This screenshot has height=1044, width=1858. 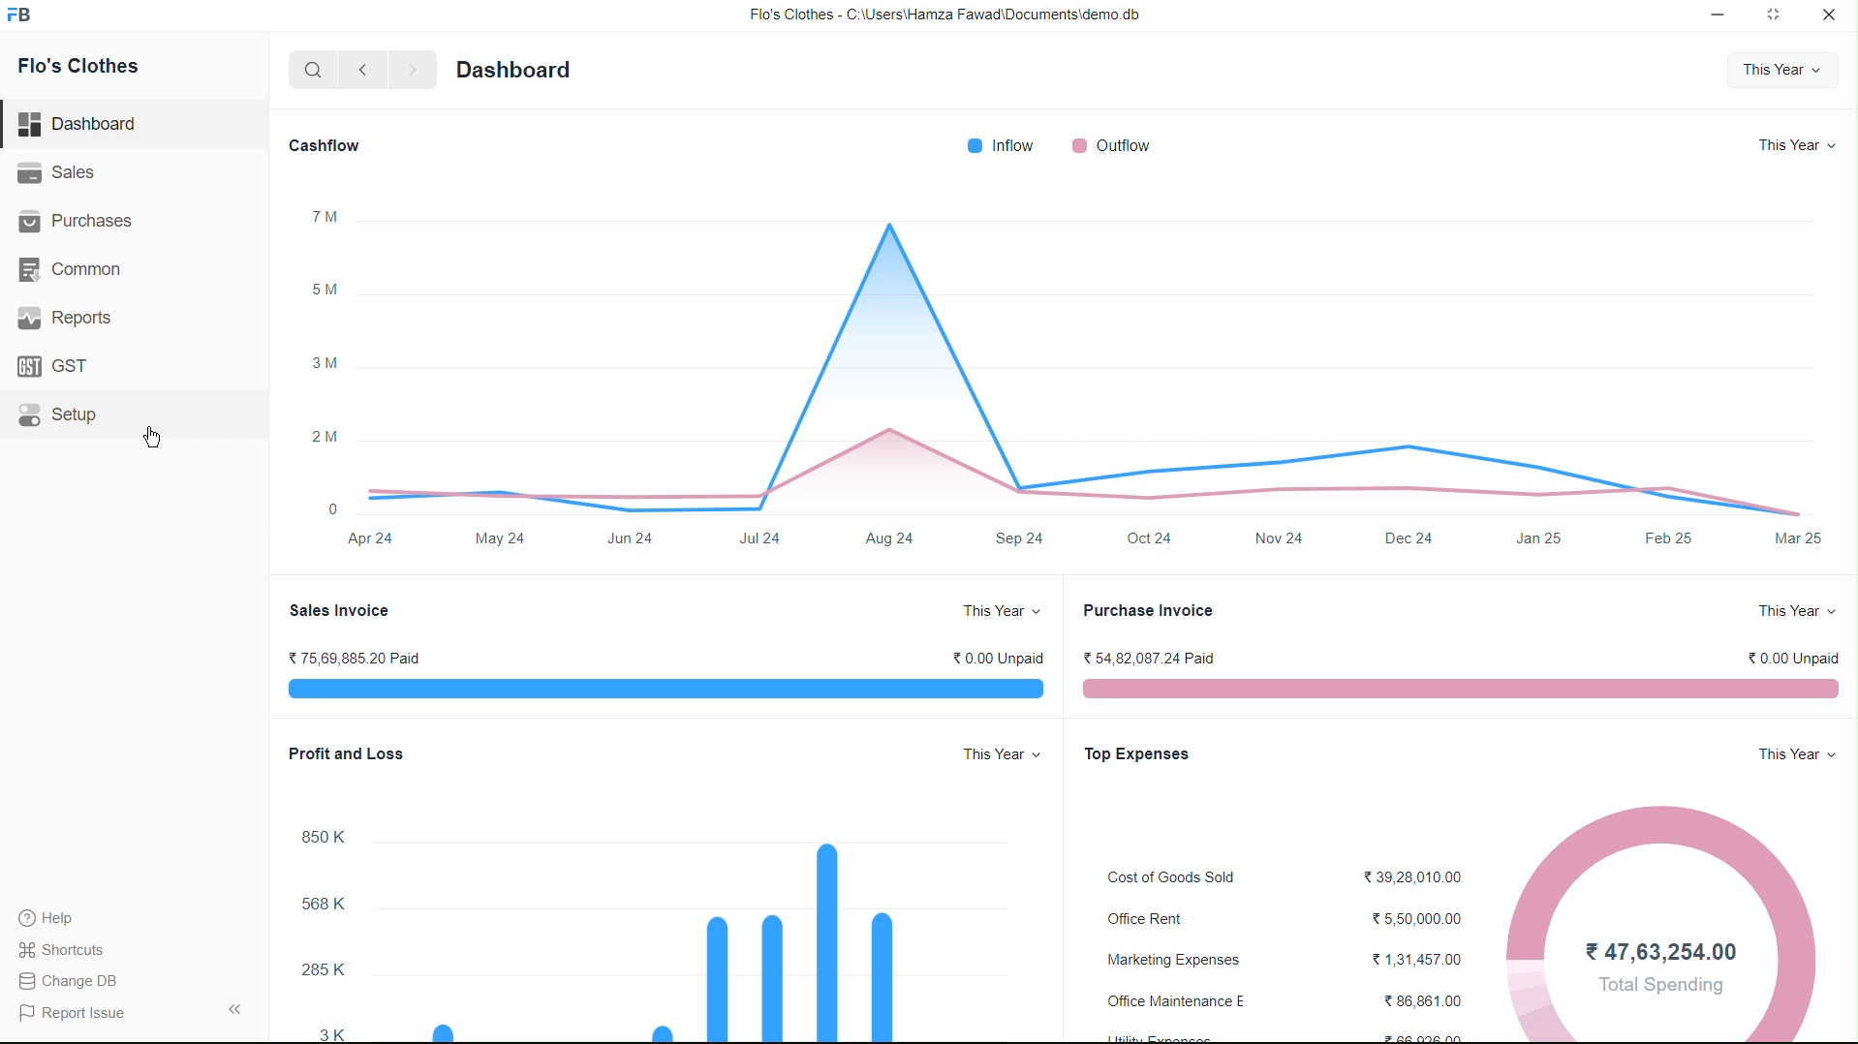 What do you see at coordinates (1172, 999) in the screenshot?
I see `Office Maintenance E` at bounding box center [1172, 999].